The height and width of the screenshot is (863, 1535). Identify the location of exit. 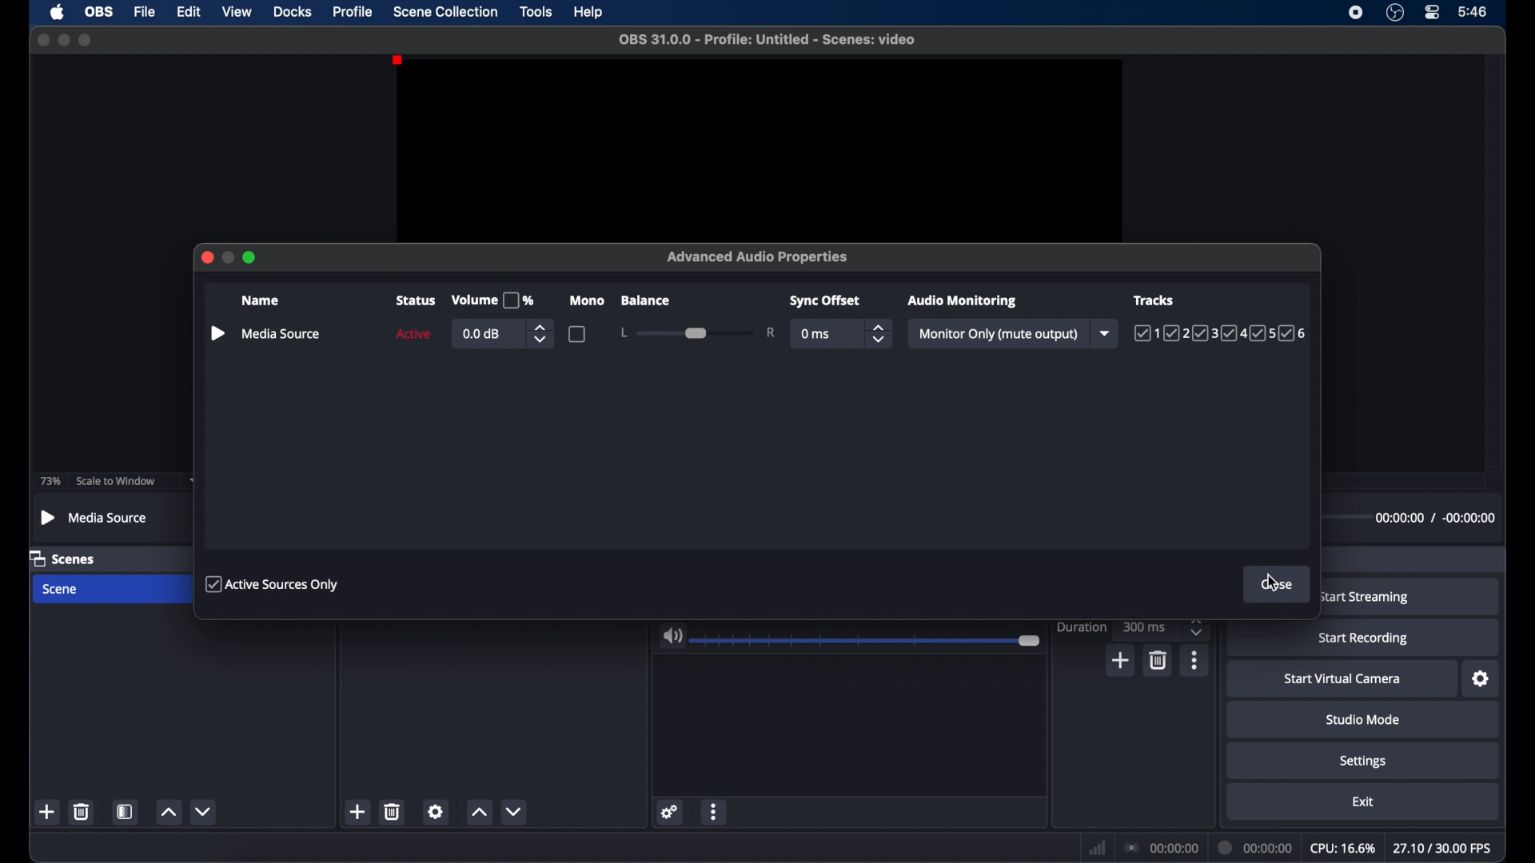
(1363, 801).